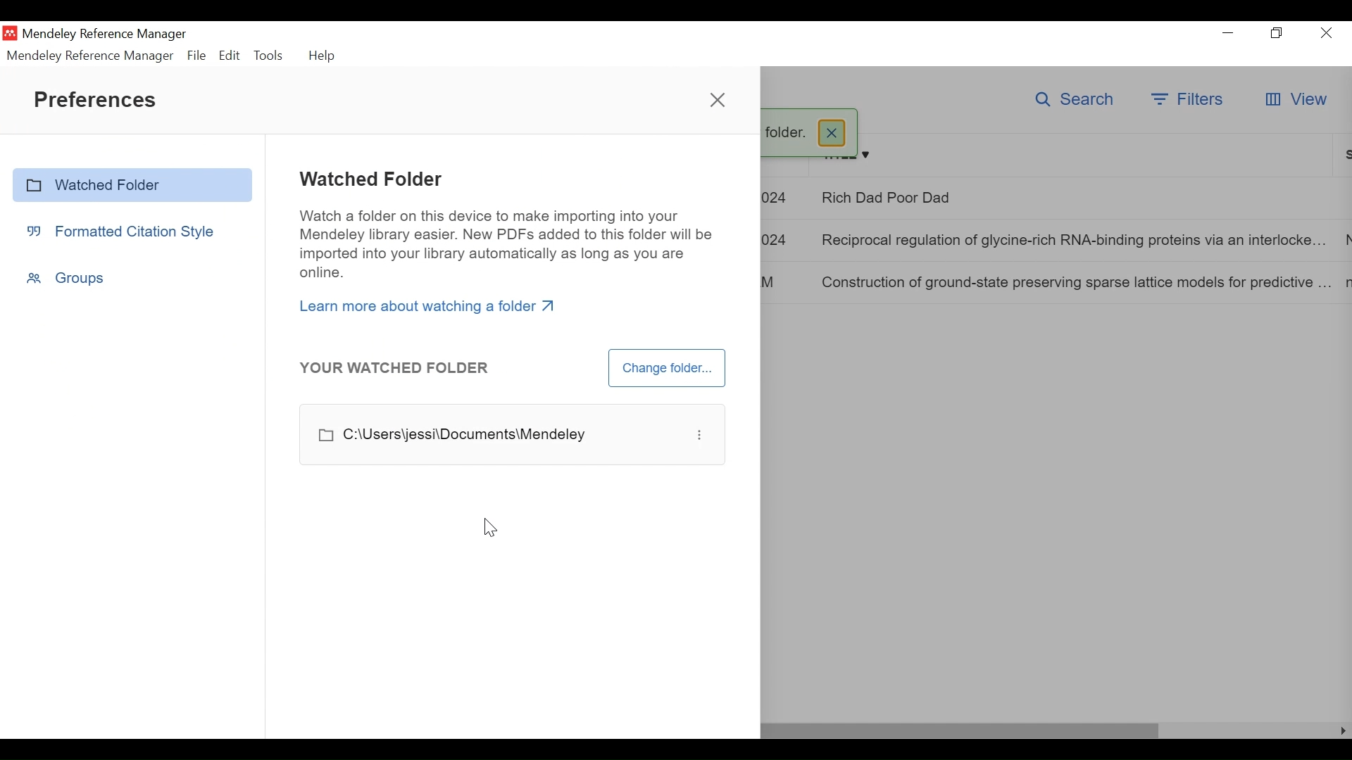  What do you see at coordinates (268, 56) in the screenshot?
I see `Tools` at bounding box center [268, 56].